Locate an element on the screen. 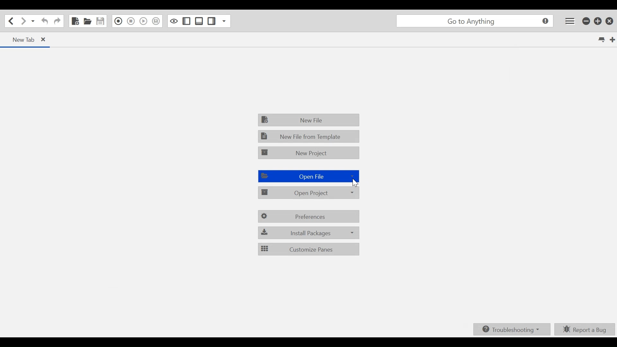  Troubleshooting is located at coordinates (513, 329).